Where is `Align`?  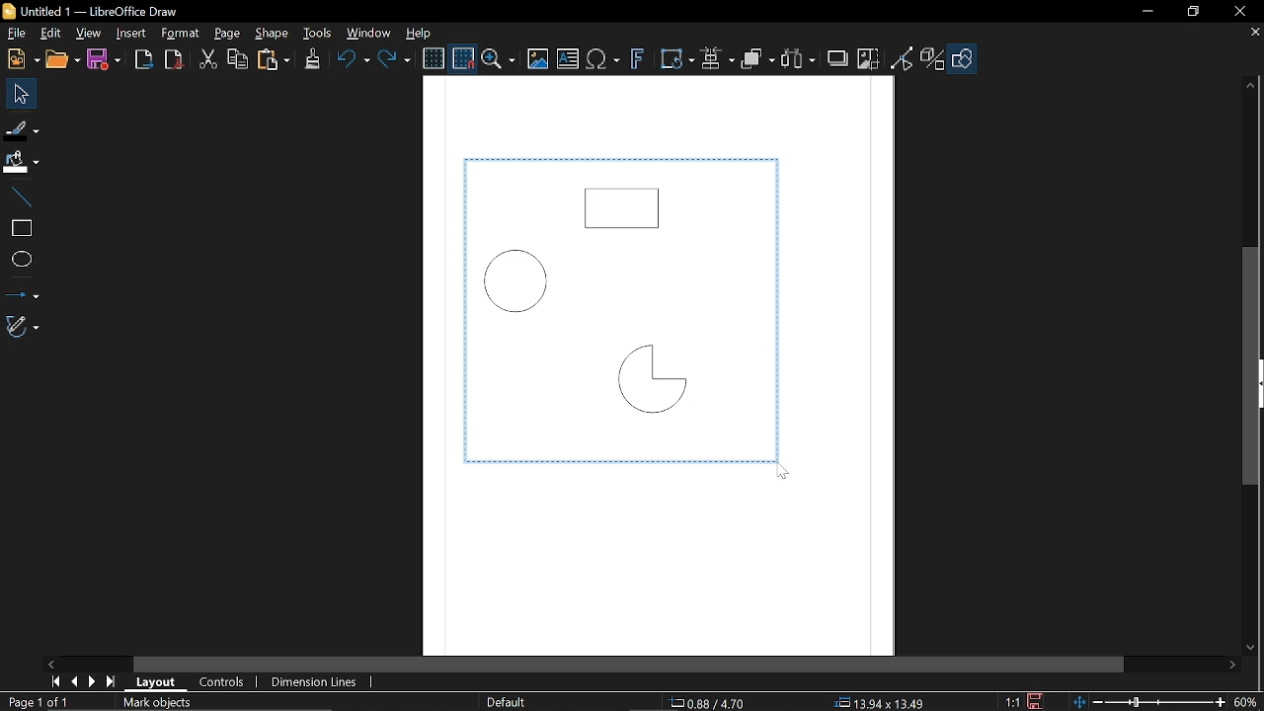 Align is located at coordinates (717, 59).